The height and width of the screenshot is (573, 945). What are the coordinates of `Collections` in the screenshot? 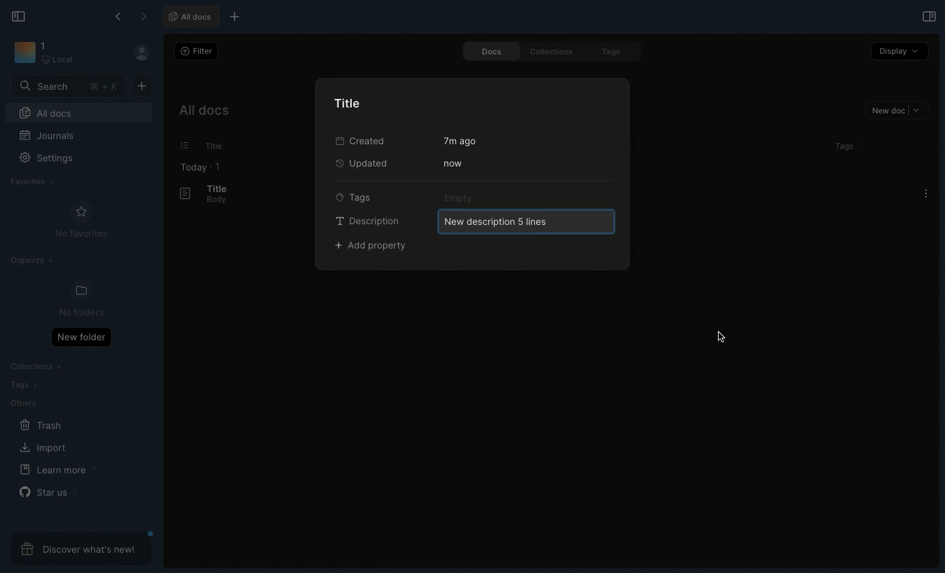 It's located at (37, 368).